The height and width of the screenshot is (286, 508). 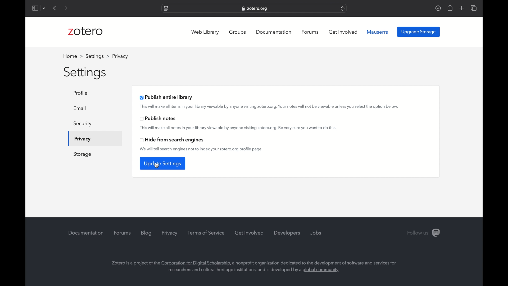 What do you see at coordinates (166, 9) in the screenshot?
I see `website settings` at bounding box center [166, 9].